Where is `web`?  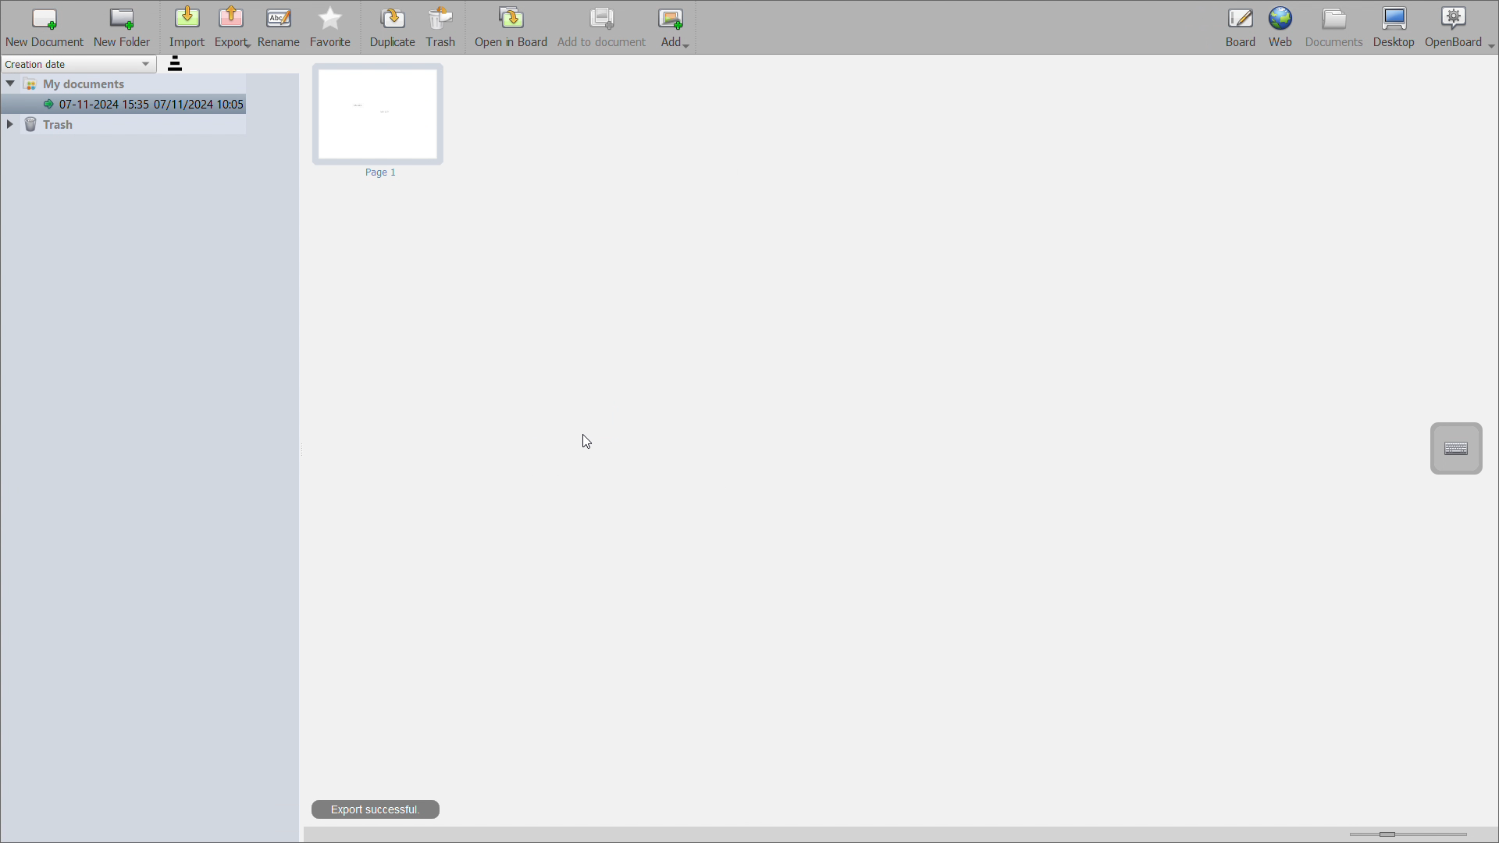
web is located at coordinates (1281, 27).